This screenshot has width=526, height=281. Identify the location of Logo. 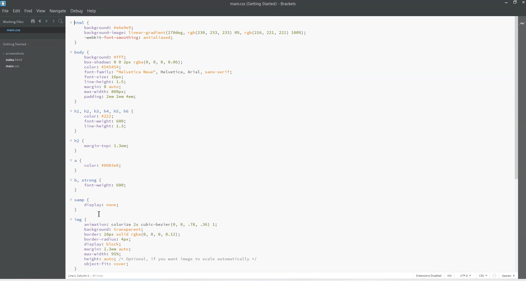
(4, 4).